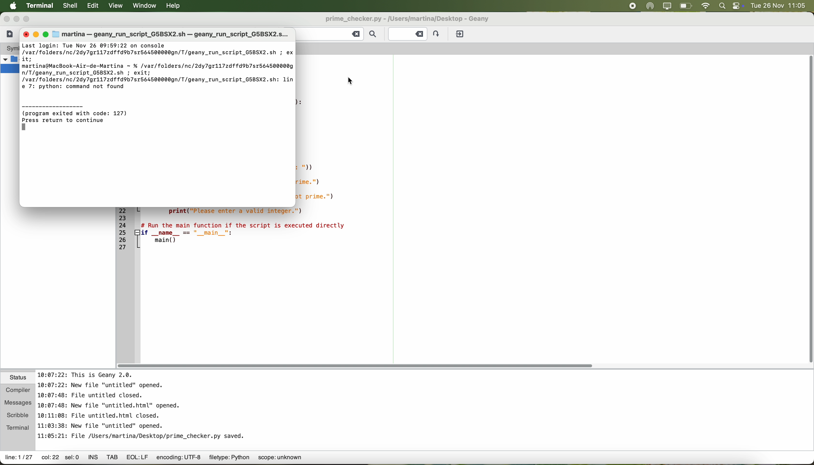 Image resolution: width=814 pixels, height=465 pixels. Describe the element at coordinates (69, 6) in the screenshot. I see `shell` at that location.